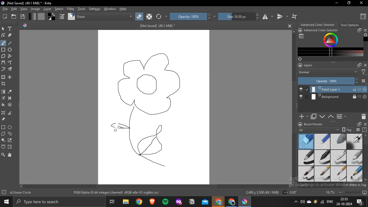 This screenshot has width=368, height=207. What do you see at coordinates (303, 202) in the screenshot?
I see `Sound` at bounding box center [303, 202].